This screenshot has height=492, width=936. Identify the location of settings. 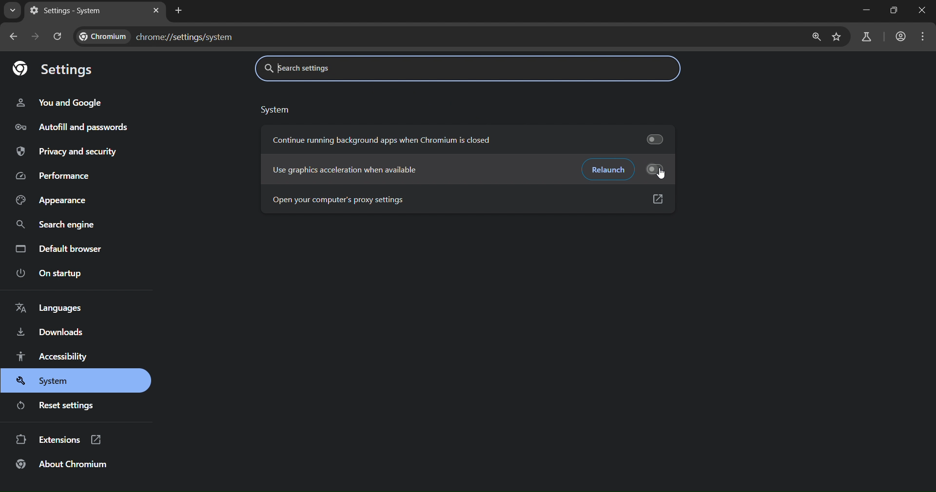
(59, 67).